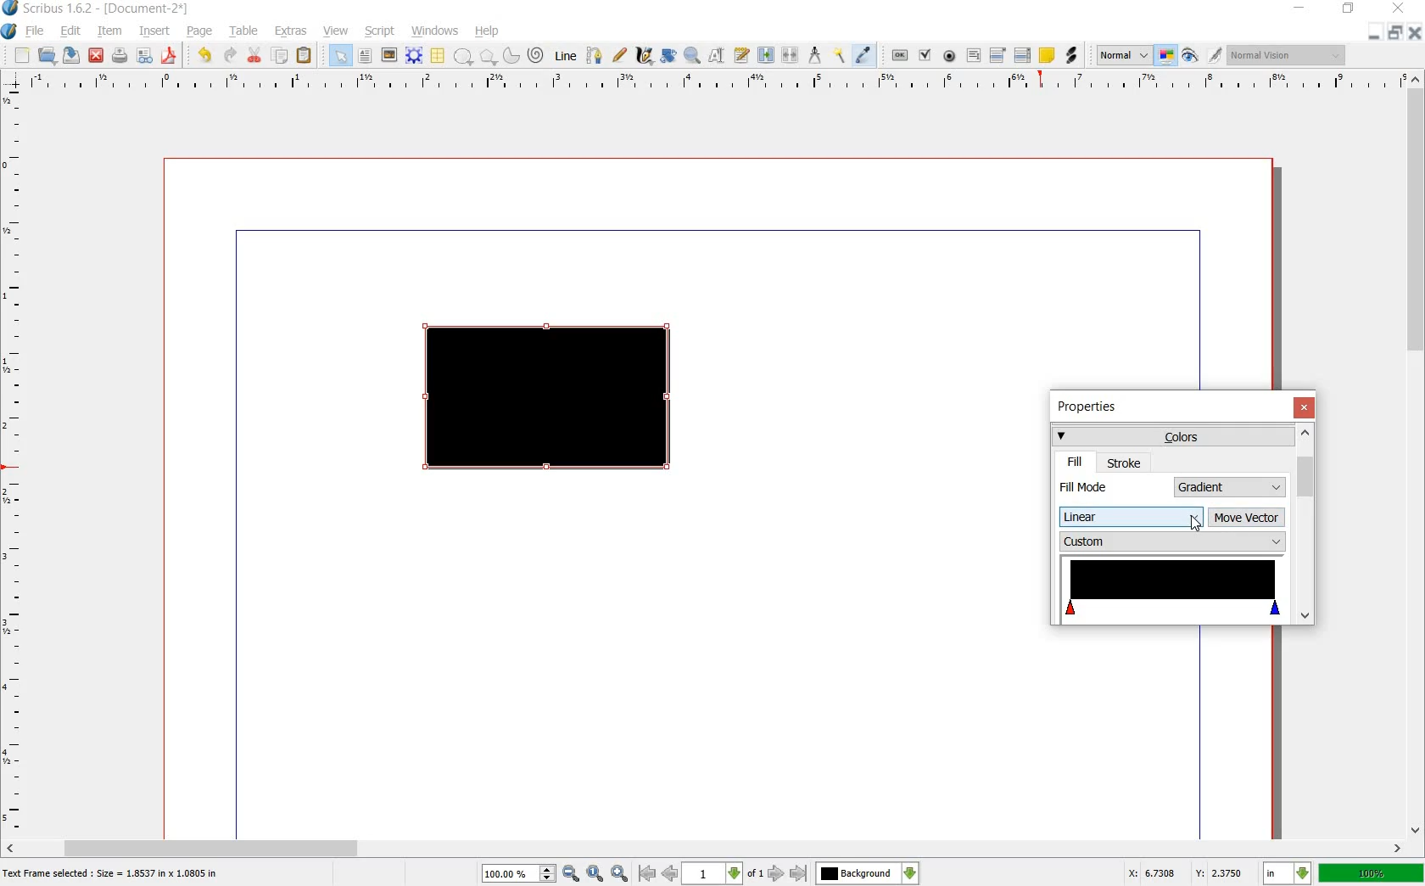 This screenshot has height=886, width=1425. What do you see at coordinates (414, 56) in the screenshot?
I see `render frame` at bounding box center [414, 56].